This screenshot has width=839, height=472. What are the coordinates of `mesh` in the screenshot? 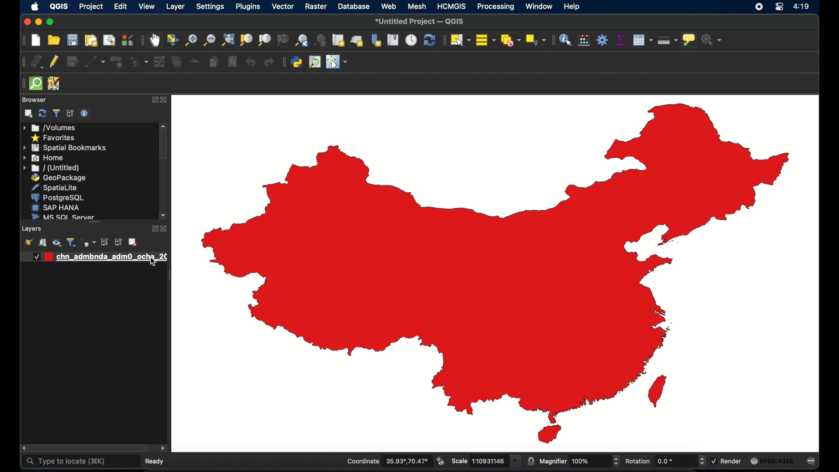 It's located at (417, 6).